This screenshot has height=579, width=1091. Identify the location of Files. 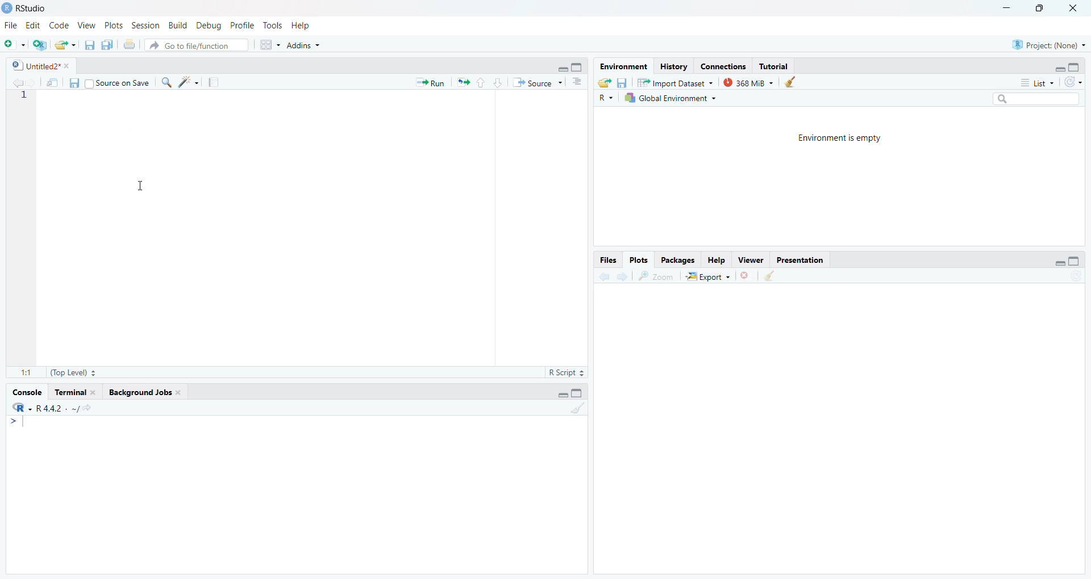
(602, 260).